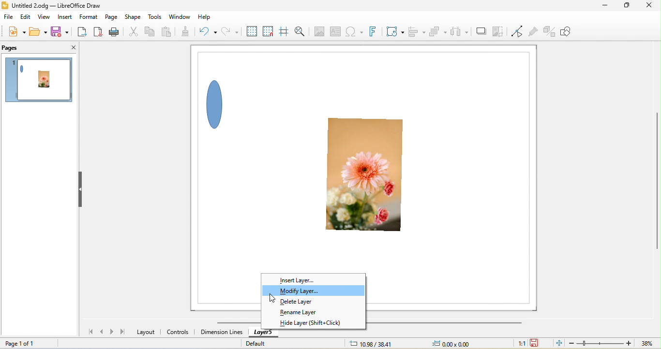  What do you see at coordinates (179, 17) in the screenshot?
I see `window` at bounding box center [179, 17].